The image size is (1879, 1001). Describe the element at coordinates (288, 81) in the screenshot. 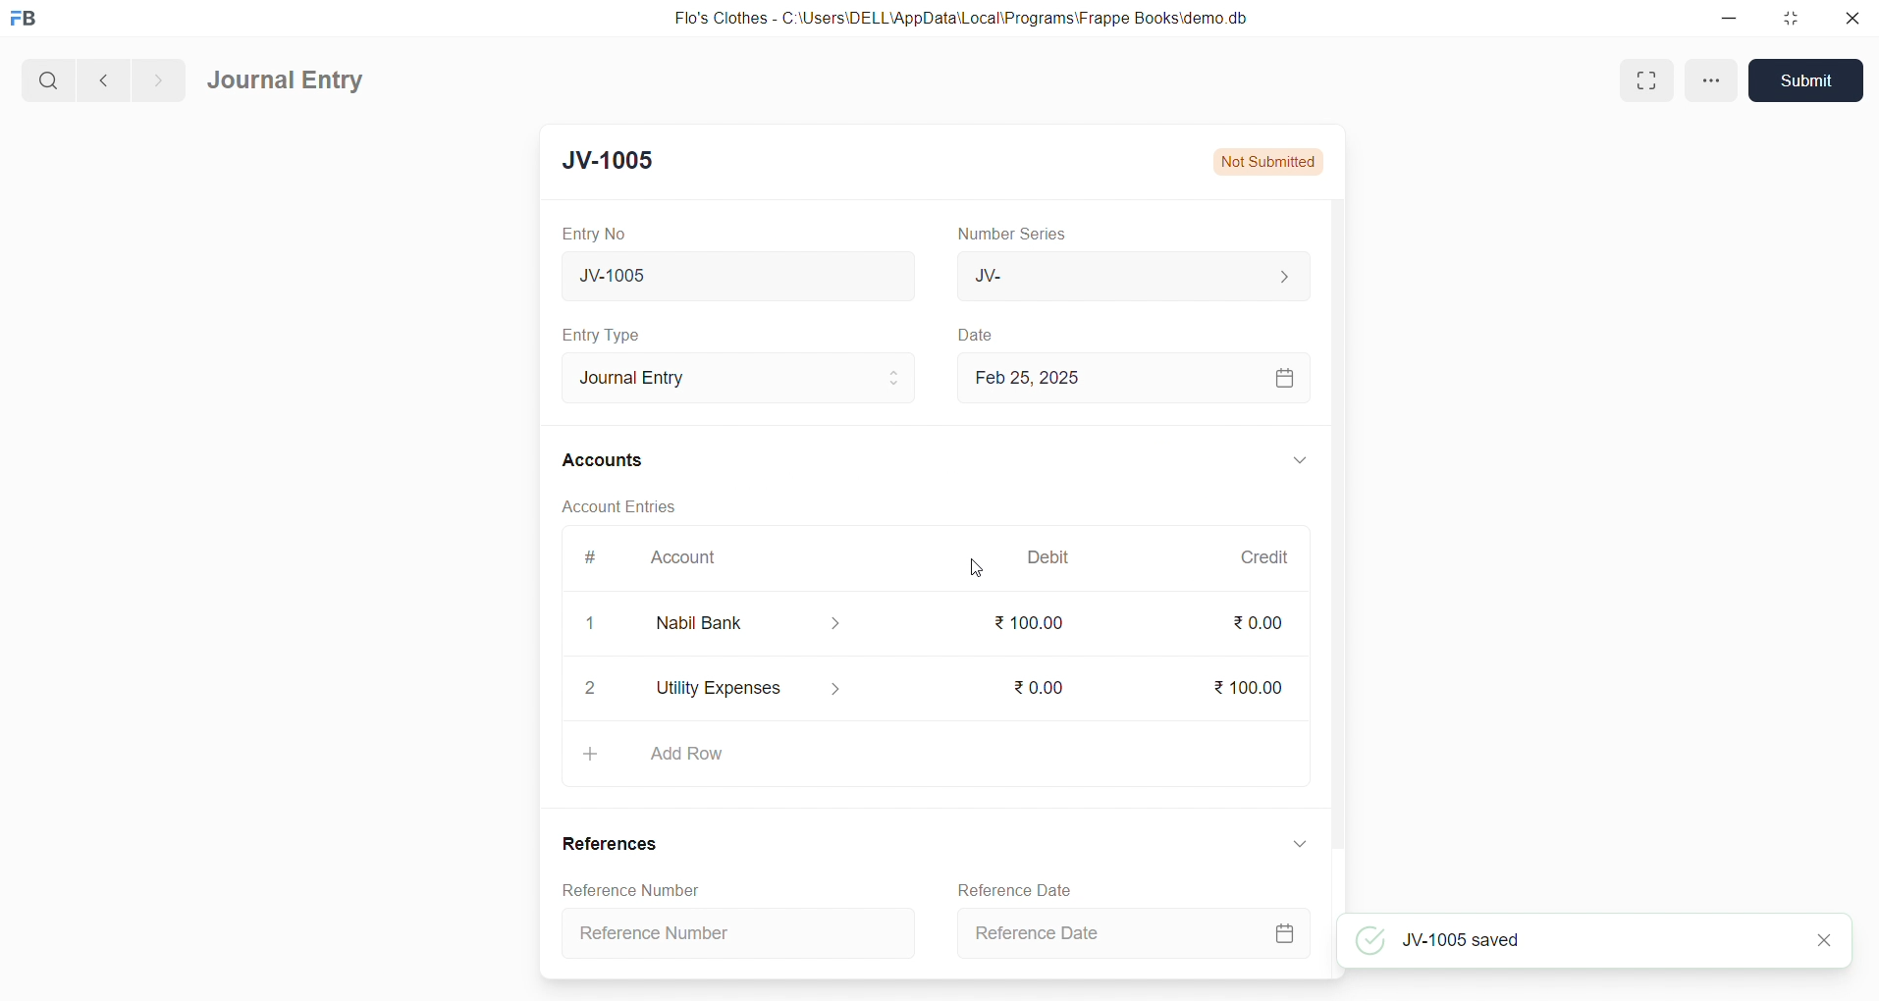

I see `Journal Entry` at that location.